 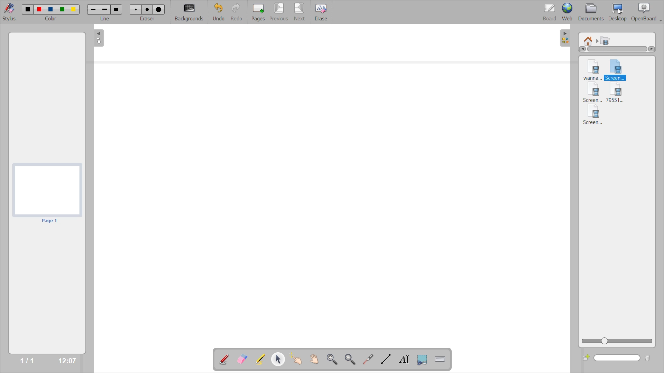 I want to click on stylus, so click(x=11, y=12).